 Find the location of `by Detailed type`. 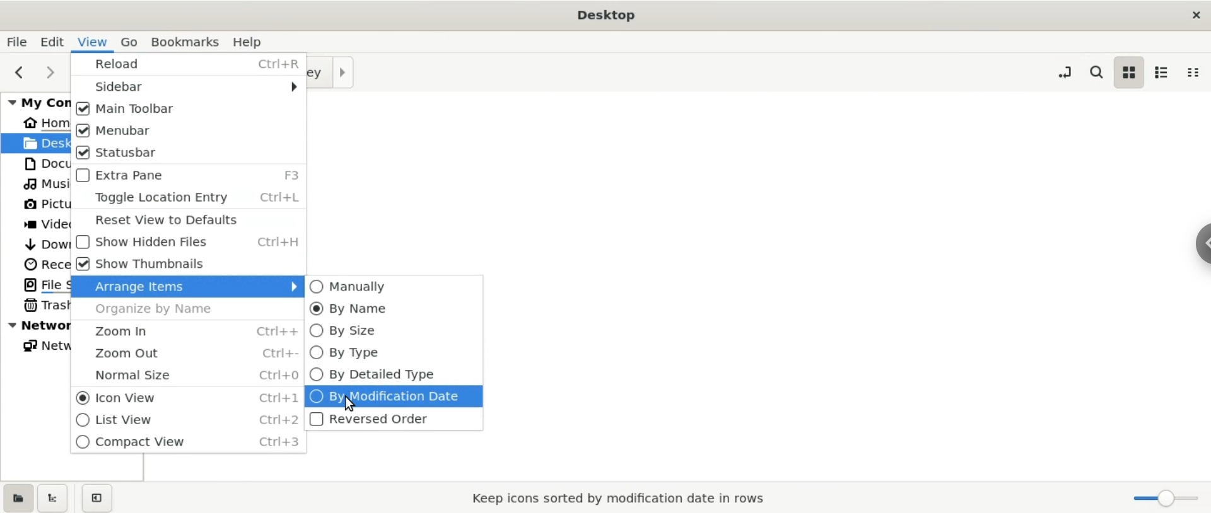

by Detailed type is located at coordinates (394, 377).